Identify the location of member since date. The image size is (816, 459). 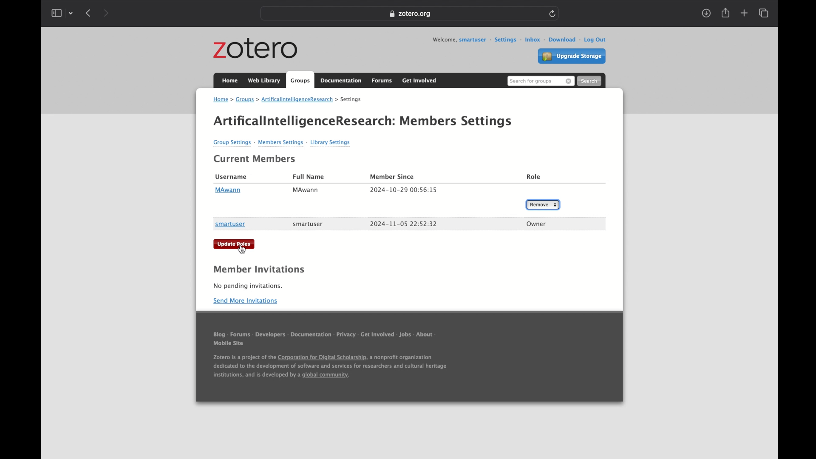
(403, 190).